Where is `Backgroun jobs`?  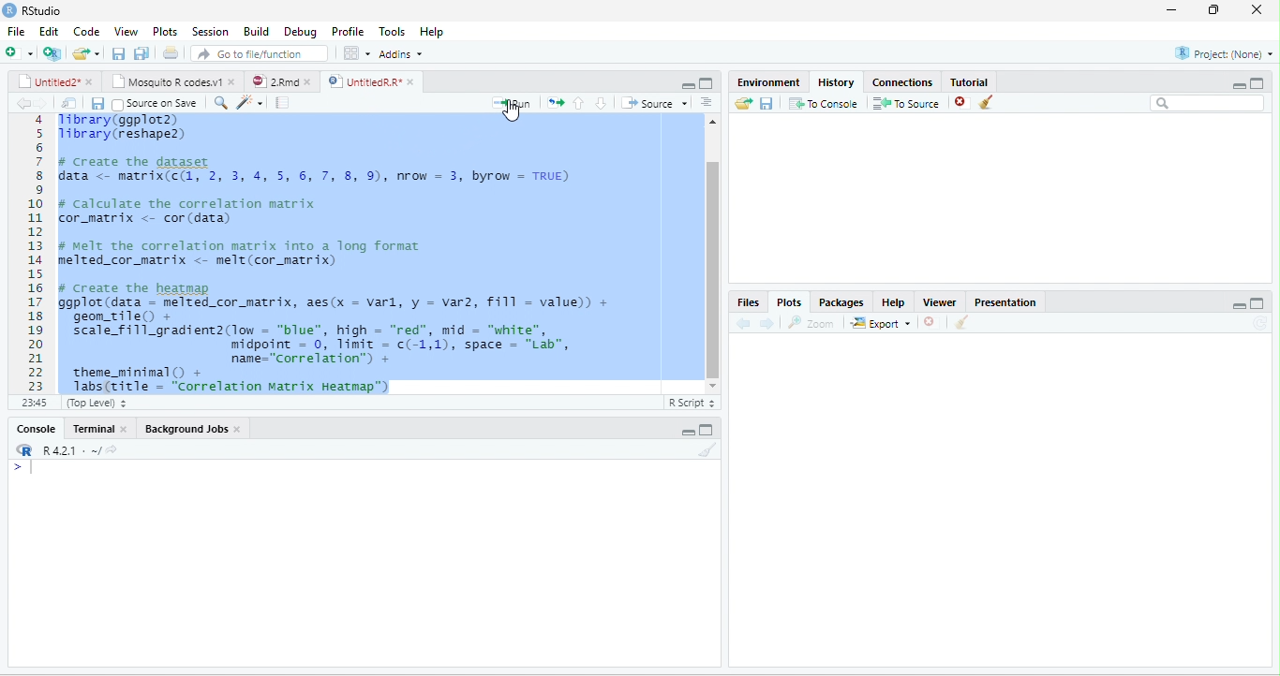
Backgroun jobs is located at coordinates (203, 429).